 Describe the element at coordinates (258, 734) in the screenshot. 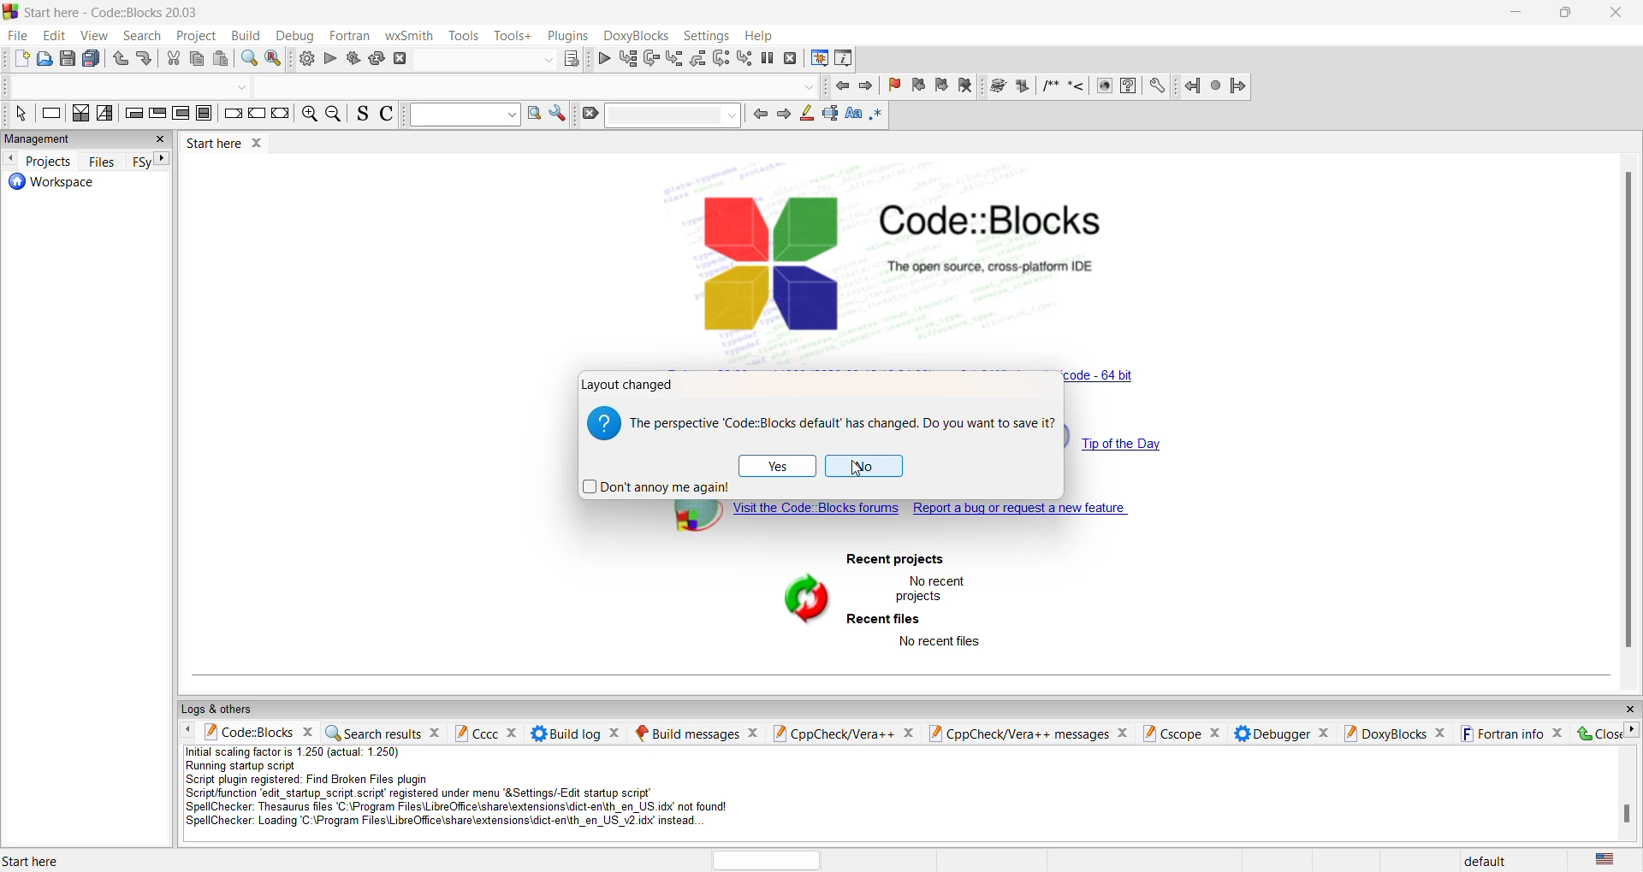

I see `codeblock pane` at that location.